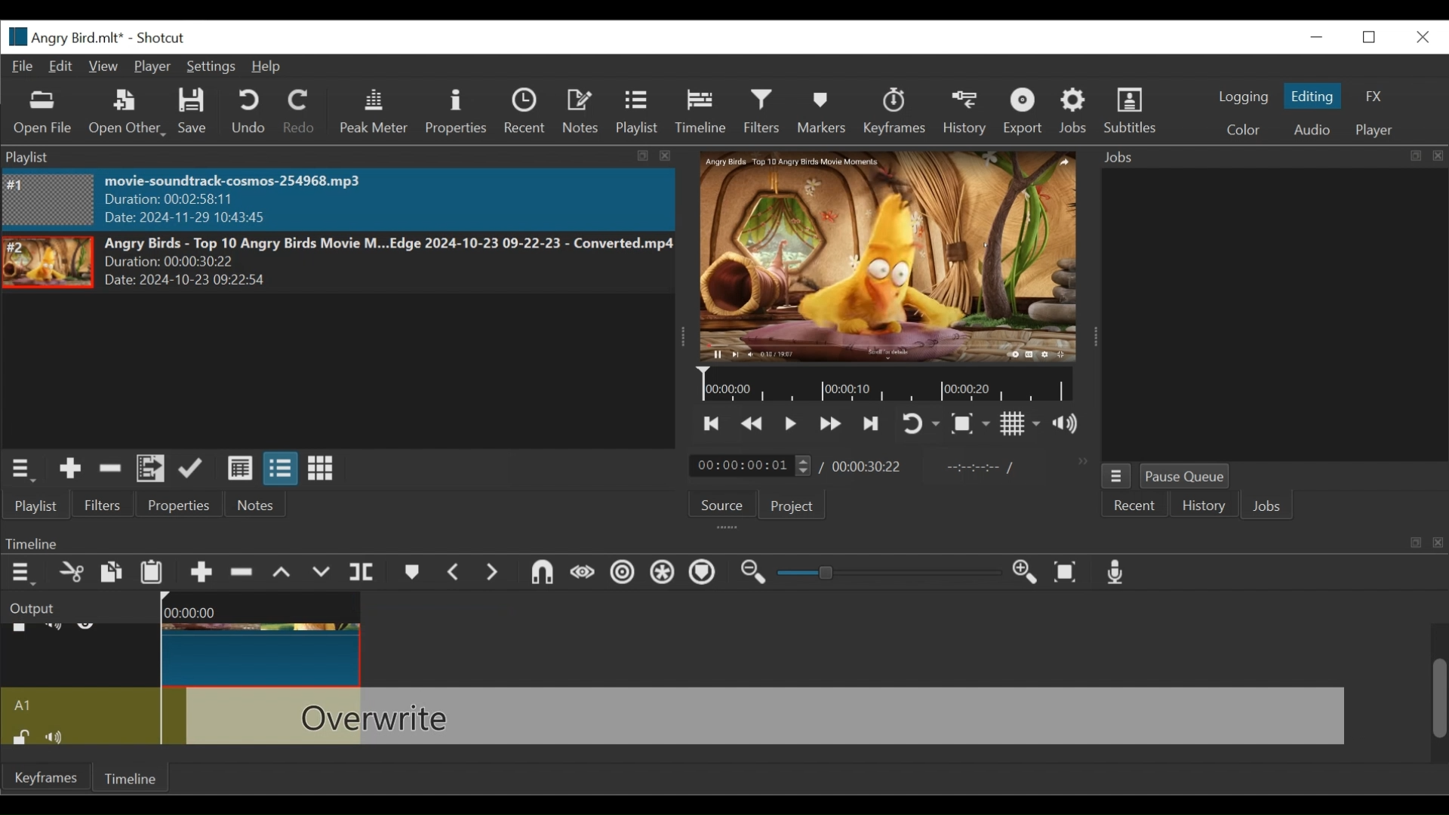 This screenshot has height=815, width=1449. What do you see at coordinates (1439, 682) in the screenshot?
I see `Scrollbar` at bounding box center [1439, 682].